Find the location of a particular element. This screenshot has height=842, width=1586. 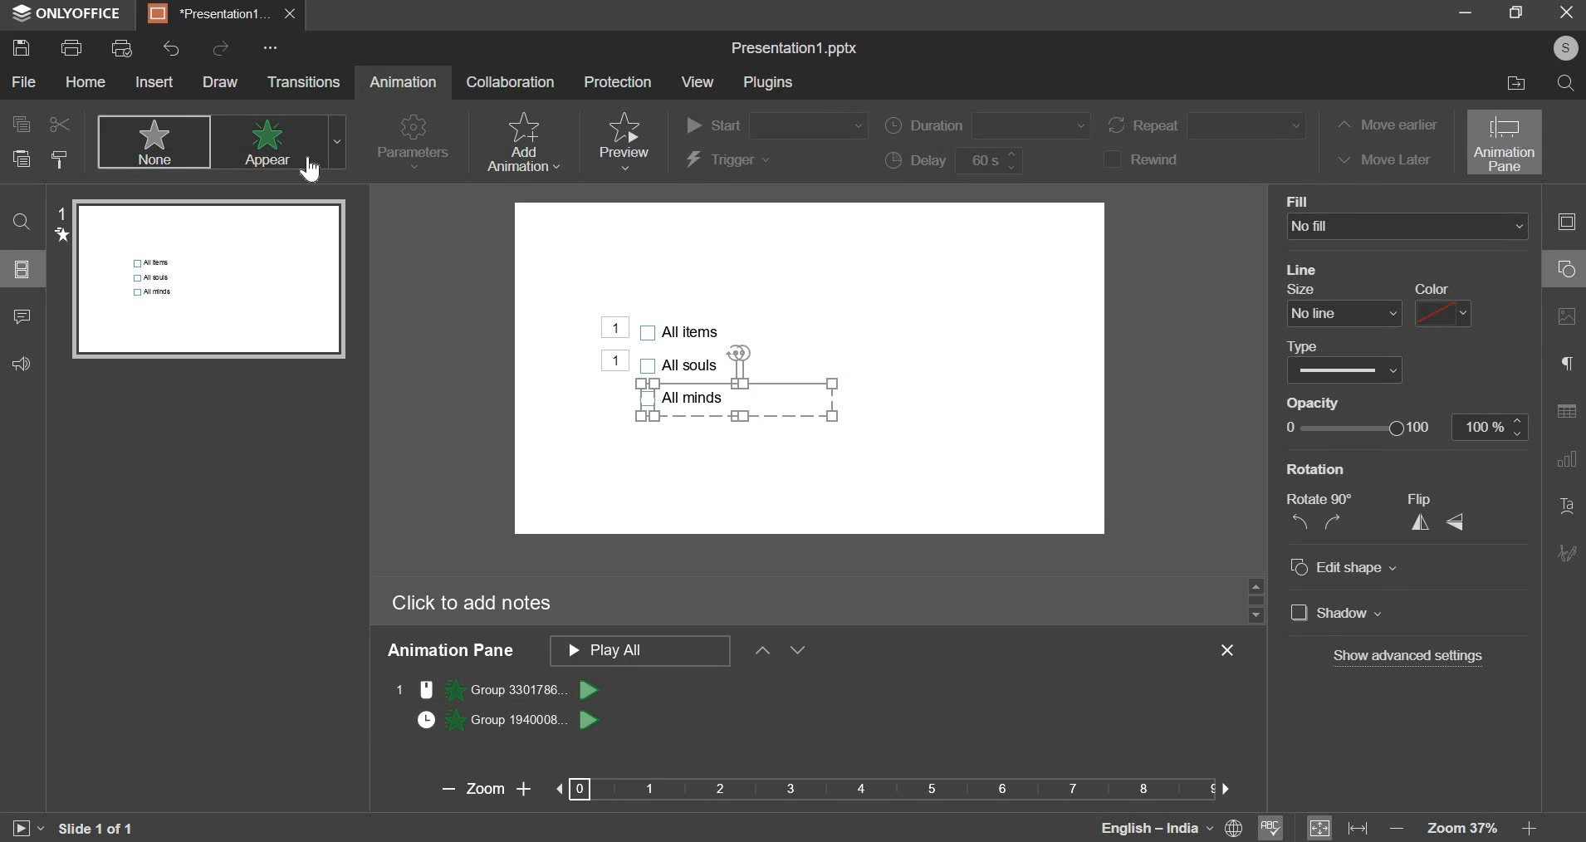

transitions is located at coordinates (303, 81).